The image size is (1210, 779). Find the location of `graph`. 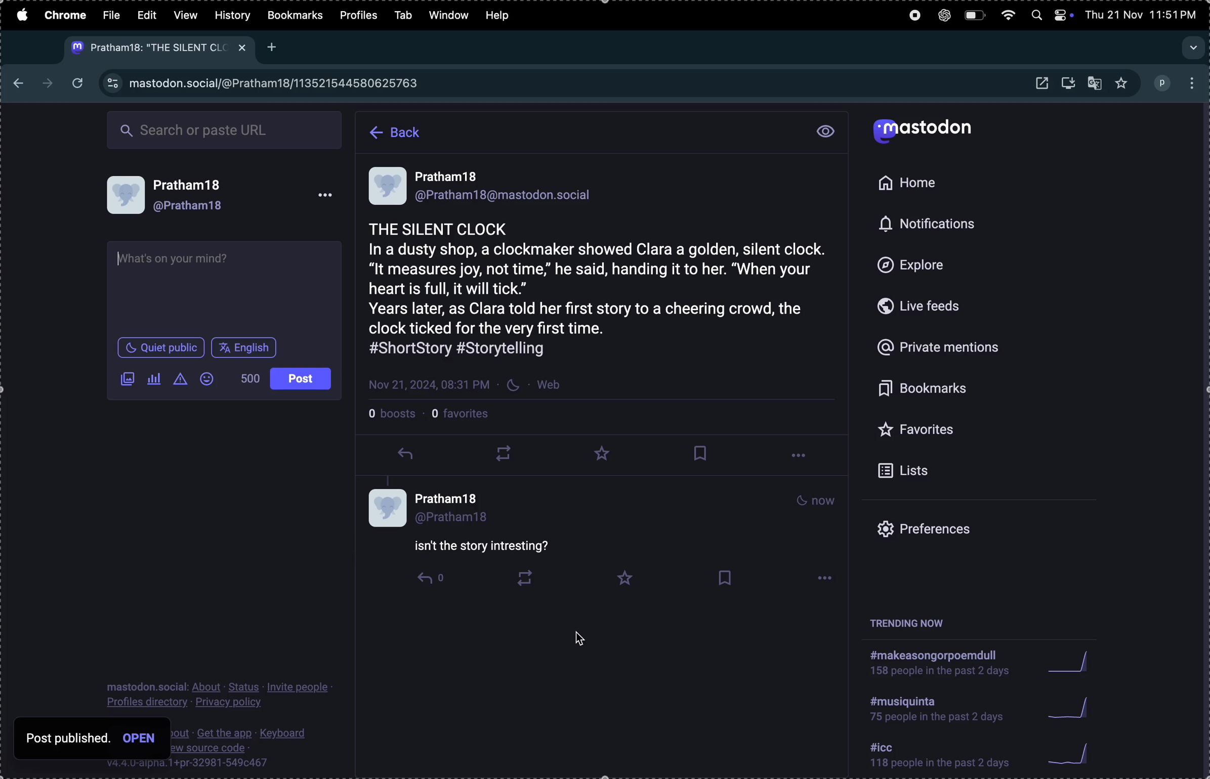

graph is located at coordinates (1073, 707).